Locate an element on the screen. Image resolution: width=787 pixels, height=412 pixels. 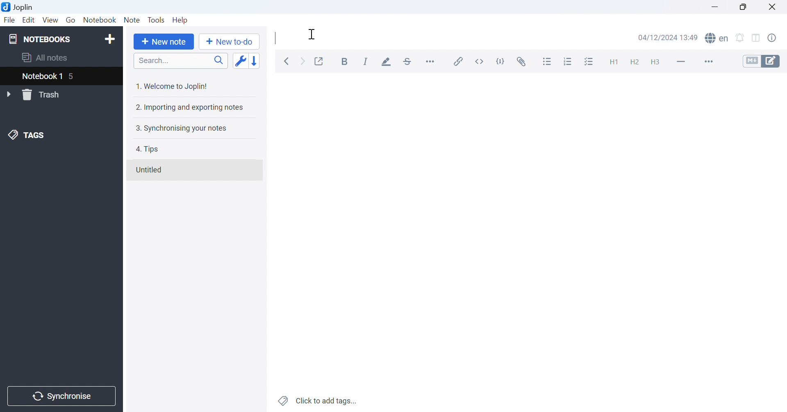
04/12/2024 13:49 is located at coordinates (668, 38).